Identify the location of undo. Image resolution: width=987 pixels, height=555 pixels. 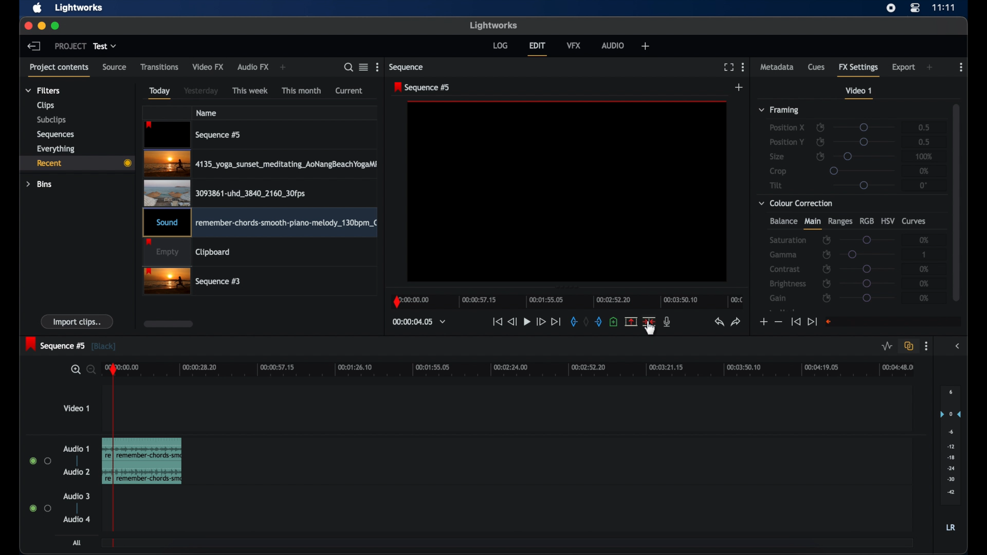
(719, 322).